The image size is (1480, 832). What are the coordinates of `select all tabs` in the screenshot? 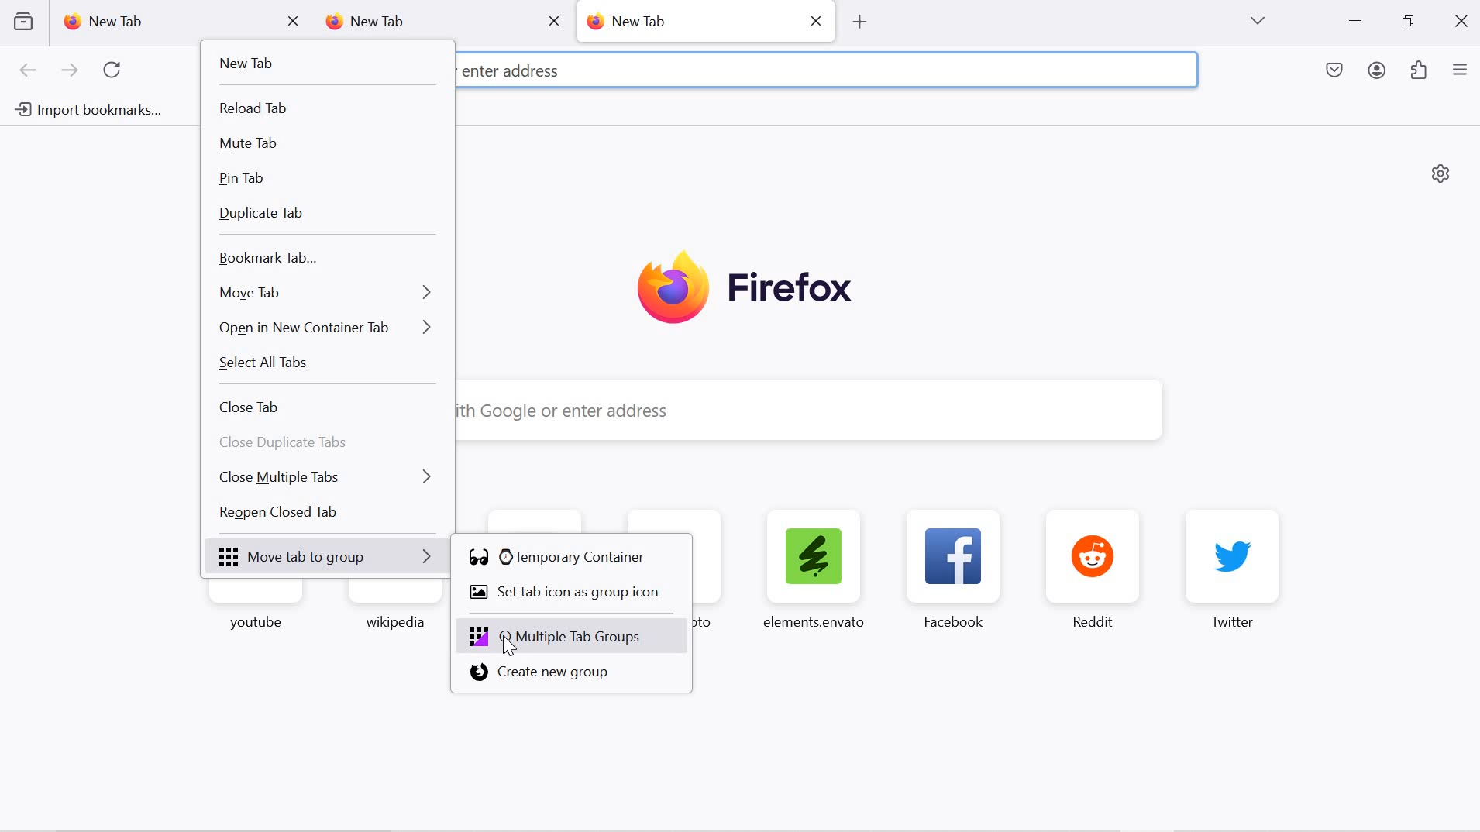 It's located at (326, 366).